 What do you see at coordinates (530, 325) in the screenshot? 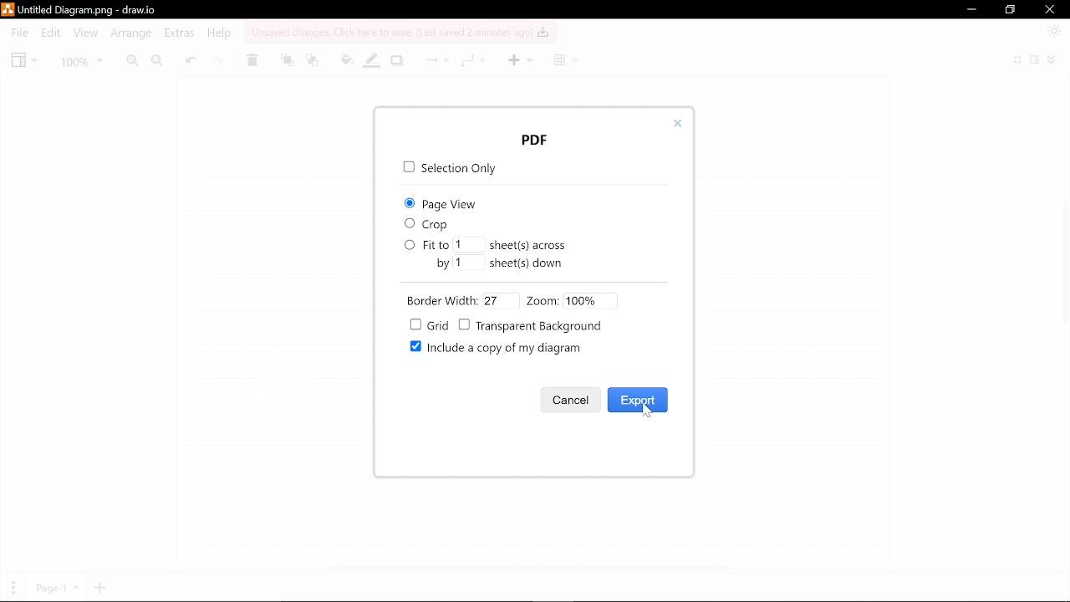
I see `Transparent Background` at bounding box center [530, 325].